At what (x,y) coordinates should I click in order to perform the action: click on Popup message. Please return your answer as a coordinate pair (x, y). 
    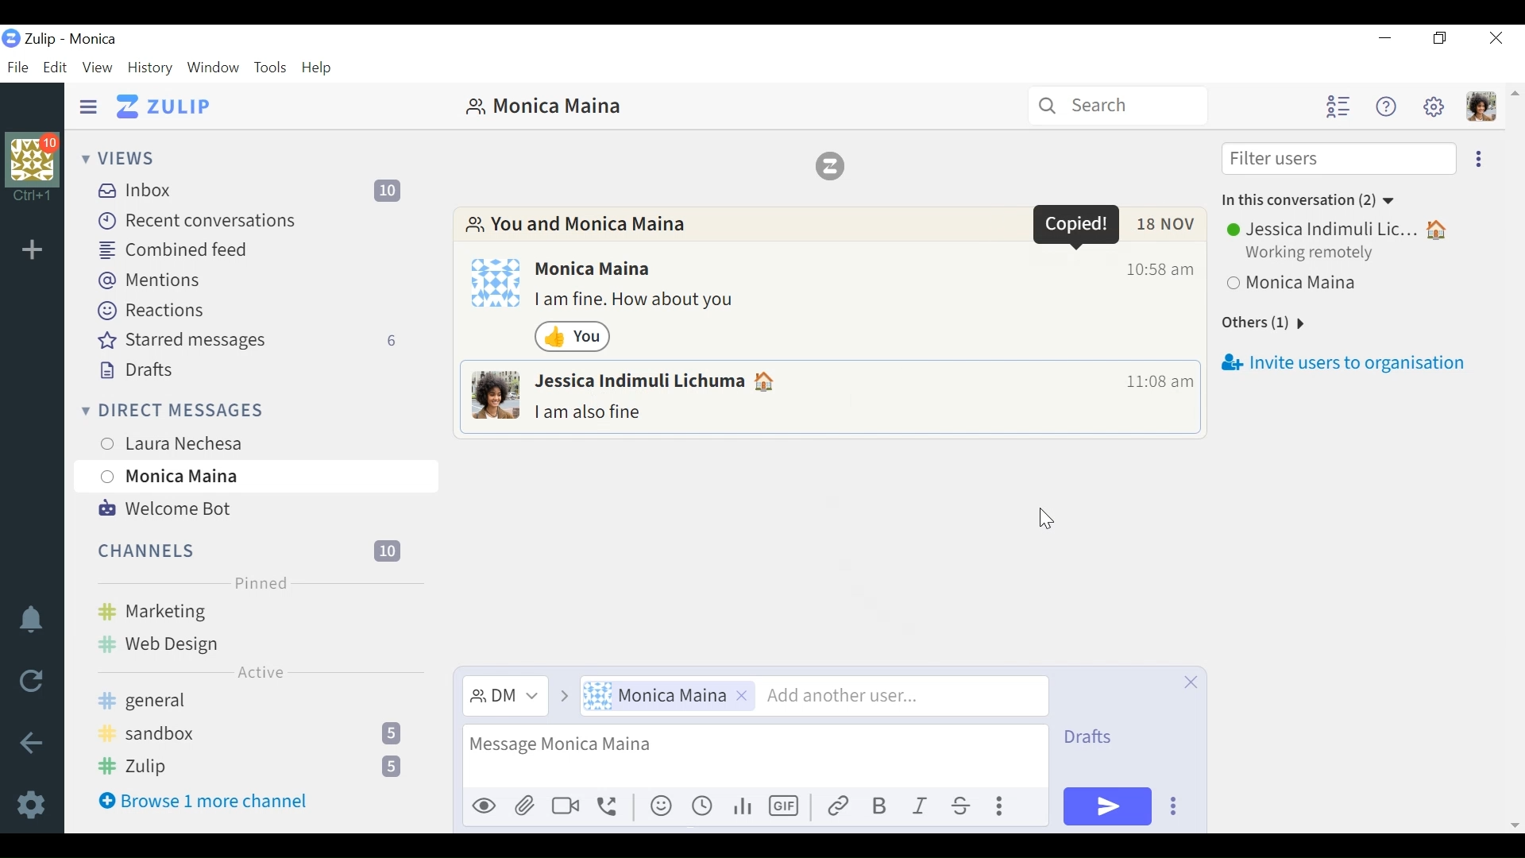
    Looking at the image, I should click on (1078, 223).